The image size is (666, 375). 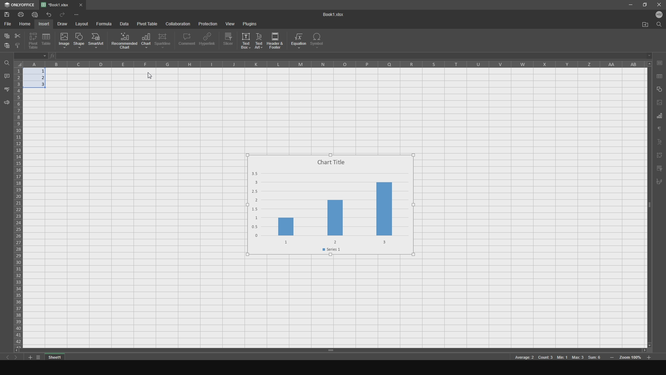 I want to click on layout, so click(x=83, y=24).